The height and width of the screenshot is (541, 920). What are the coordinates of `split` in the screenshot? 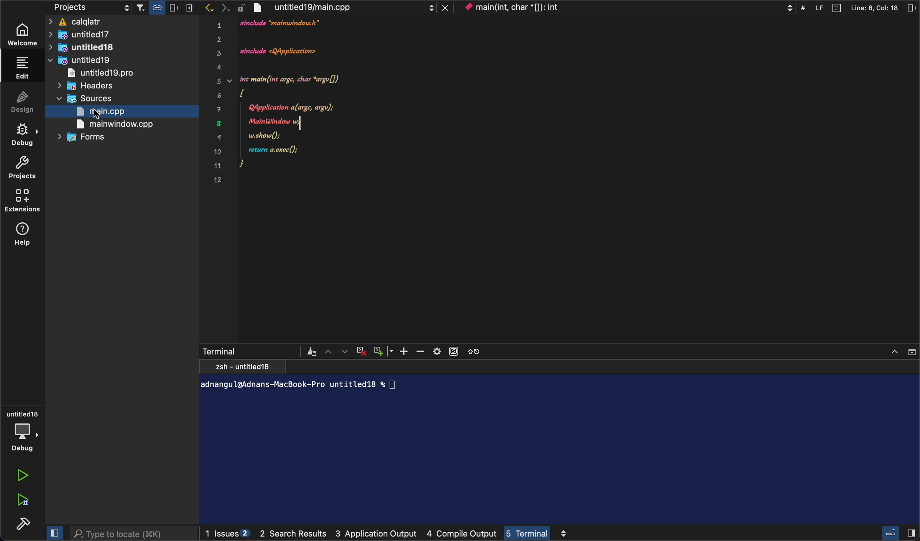 It's located at (911, 7).